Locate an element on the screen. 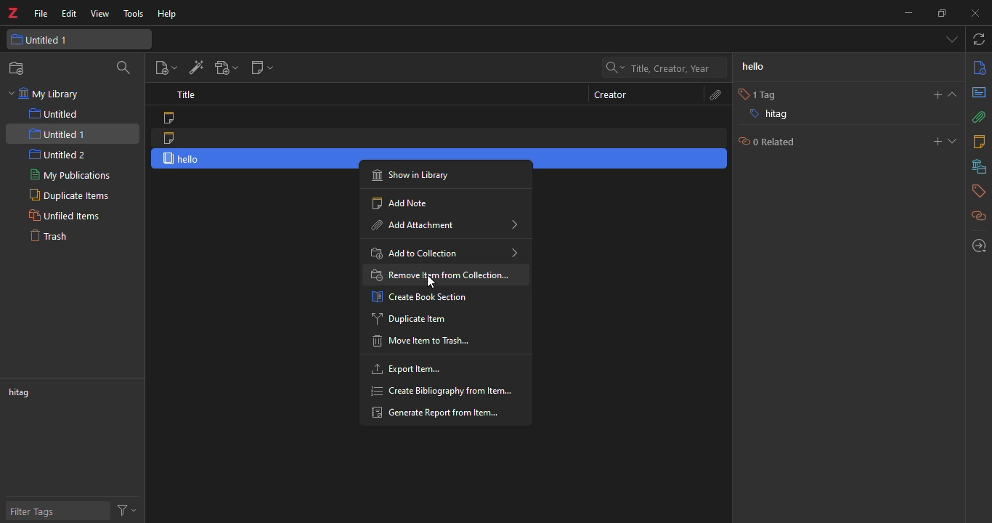 The image size is (992, 523). hello is located at coordinates (185, 158).